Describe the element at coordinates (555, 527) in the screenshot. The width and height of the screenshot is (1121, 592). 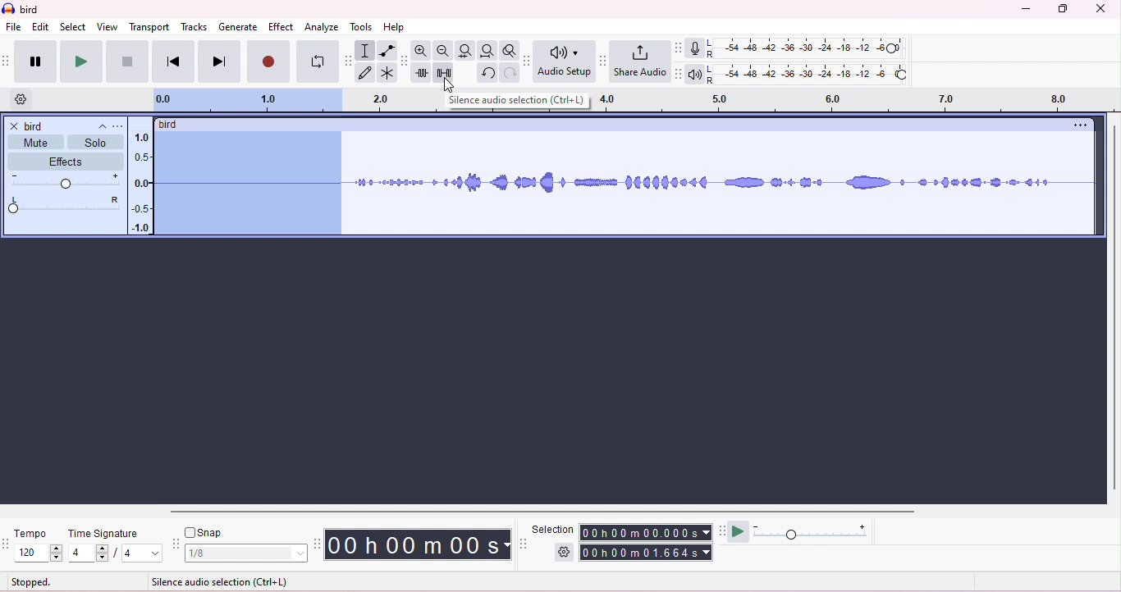
I see `selection` at that location.